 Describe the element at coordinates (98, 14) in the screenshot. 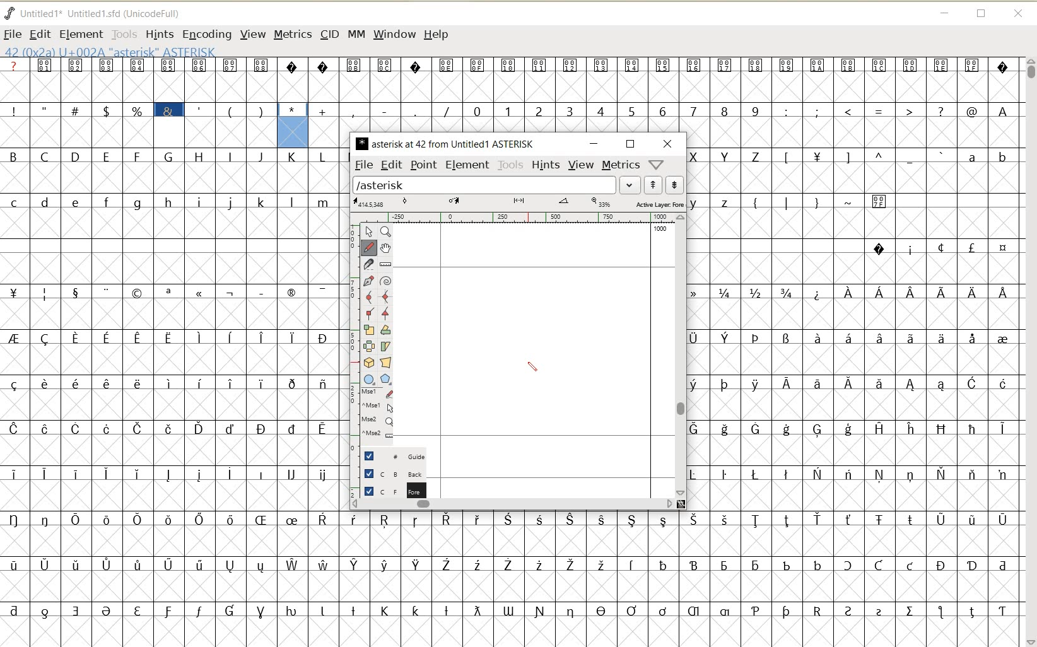

I see `FONT NAME` at that location.